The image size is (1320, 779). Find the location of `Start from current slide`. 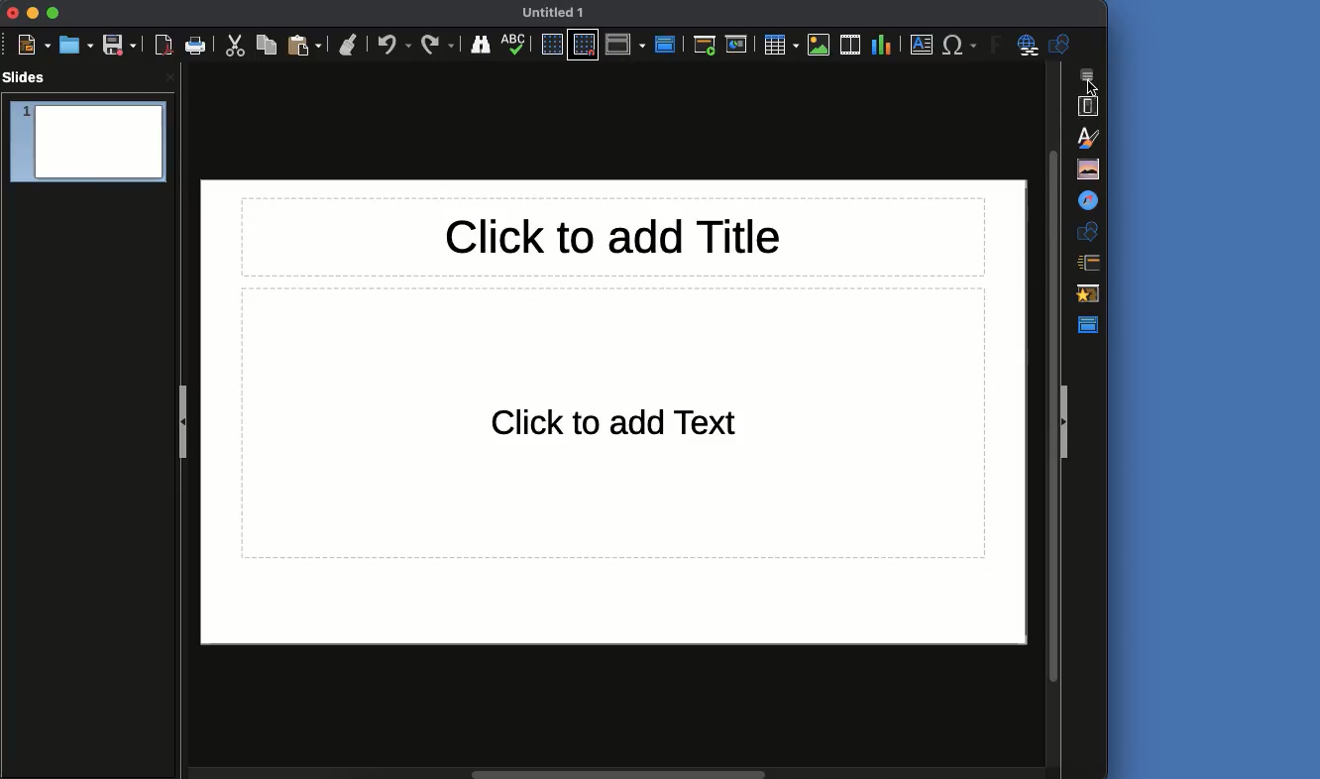

Start from current slide is located at coordinates (736, 44).